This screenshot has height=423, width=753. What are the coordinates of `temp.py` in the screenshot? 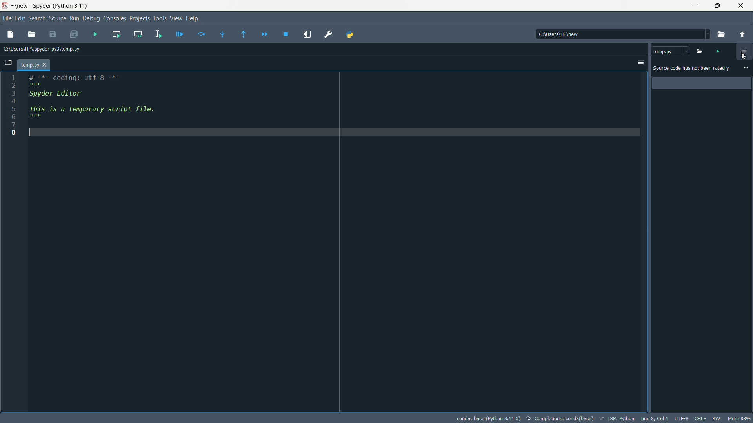 It's located at (670, 51).